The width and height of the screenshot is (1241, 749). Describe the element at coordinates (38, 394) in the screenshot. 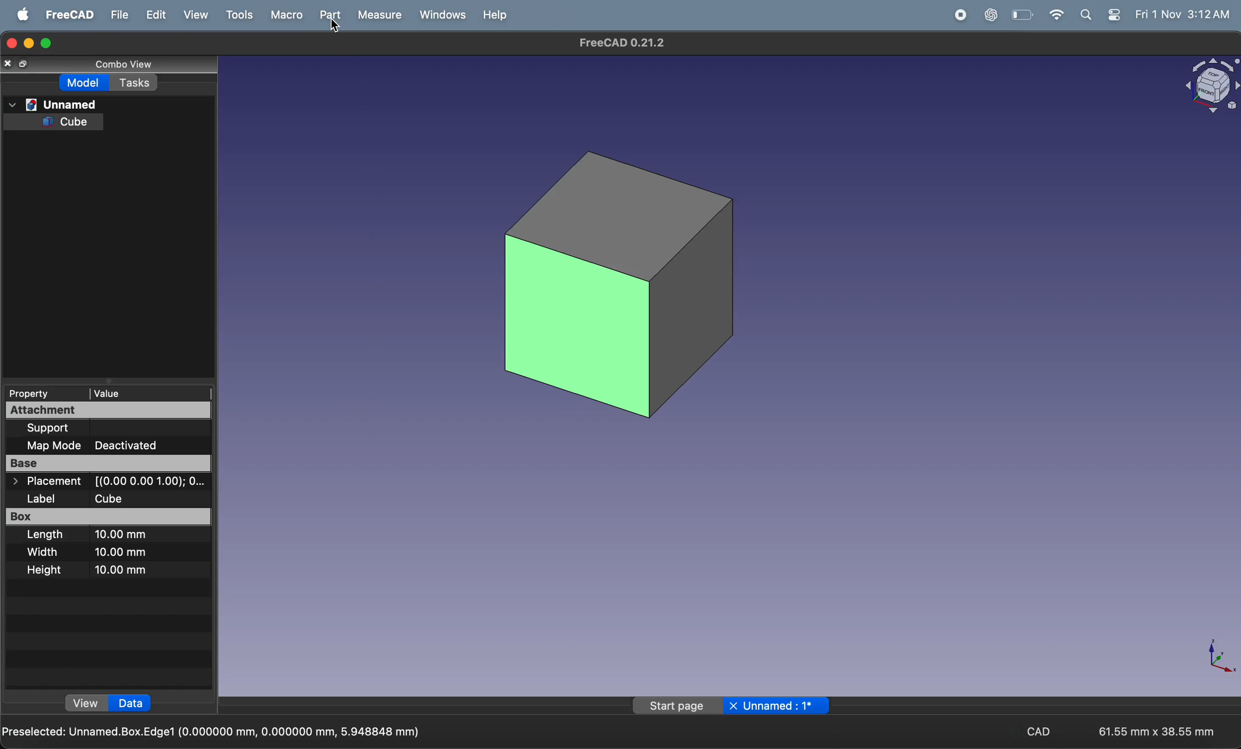

I see `Property` at that location.